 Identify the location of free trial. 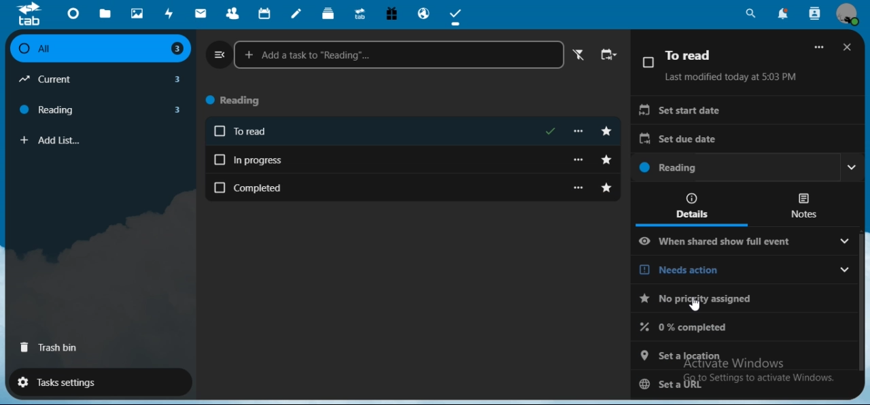
(392, 13).